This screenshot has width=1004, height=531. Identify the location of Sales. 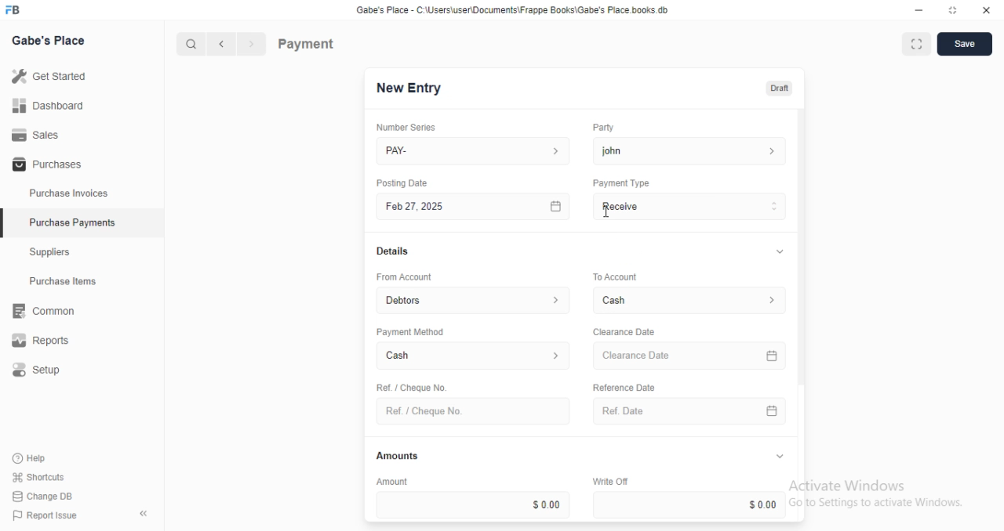
(35, 134).